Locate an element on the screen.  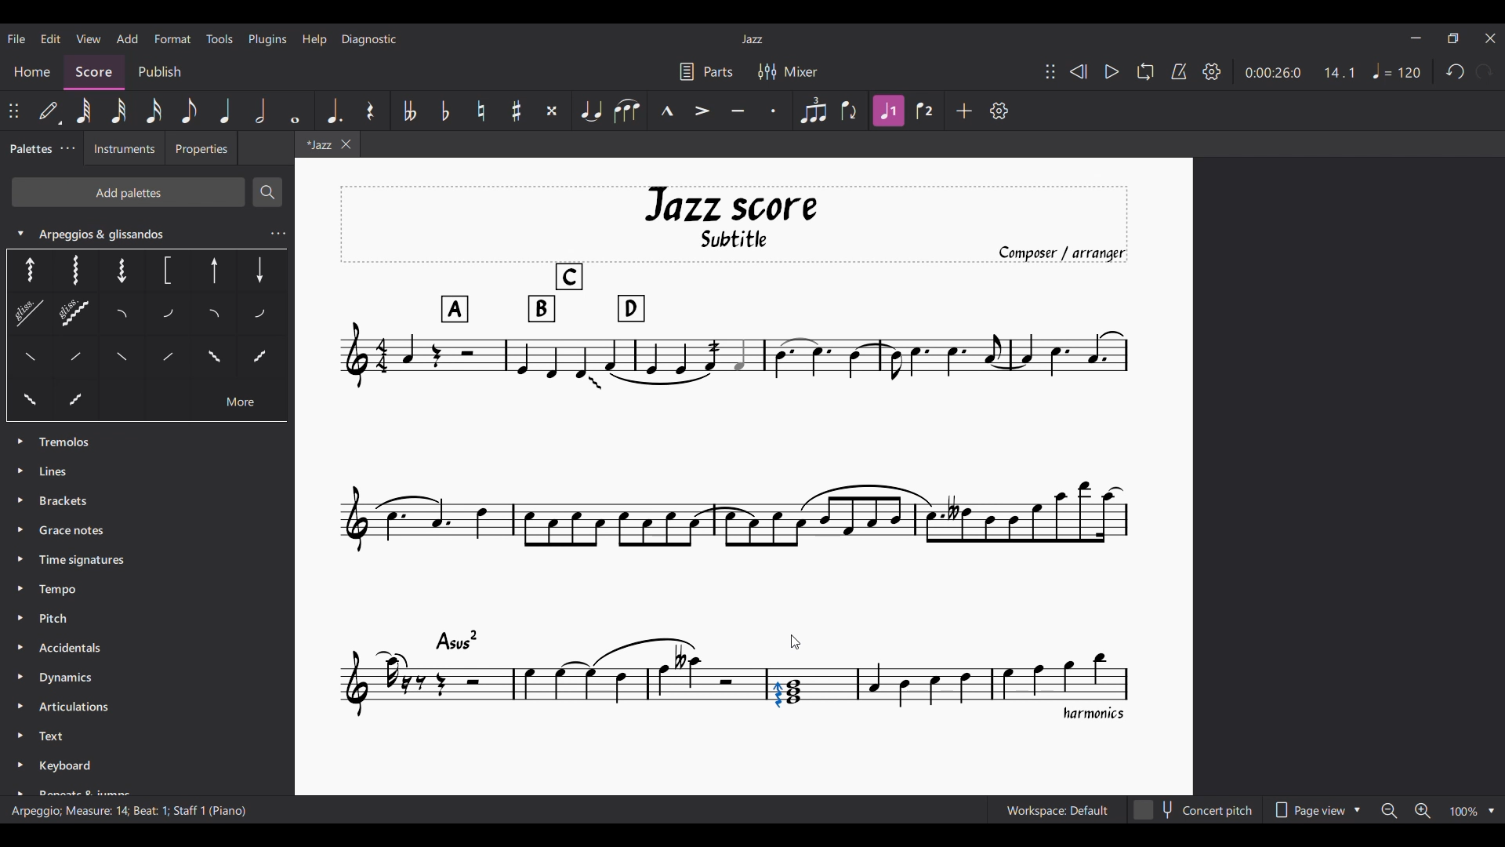
64th note is located at coordinates (84, 111).